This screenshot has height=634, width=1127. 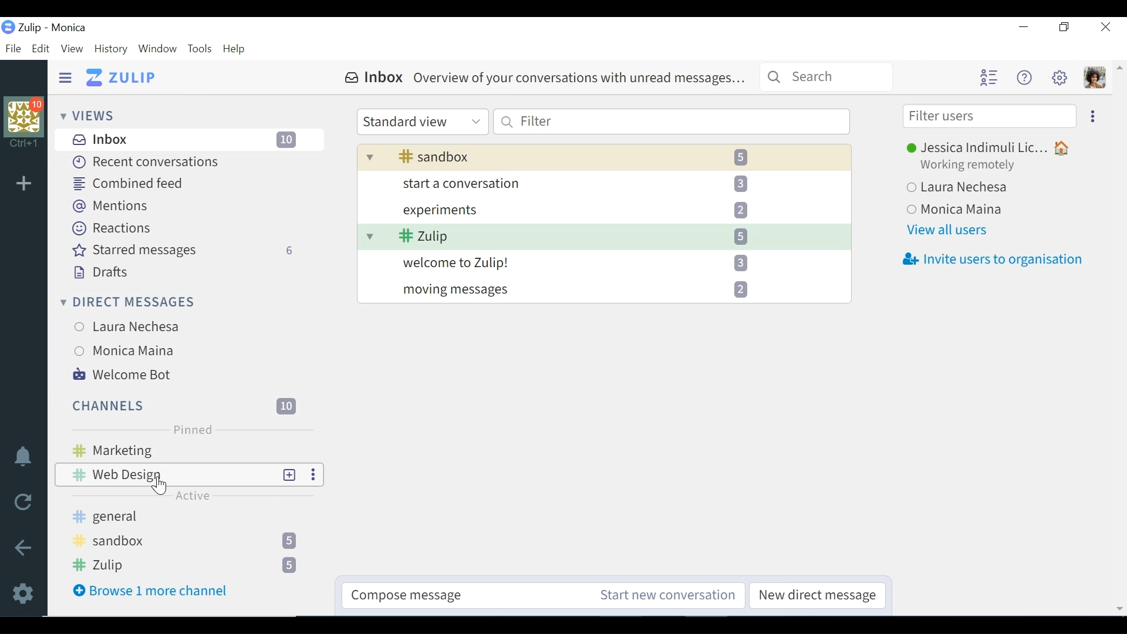 I want to click on Settings menu, so click(x=1059, y=77).